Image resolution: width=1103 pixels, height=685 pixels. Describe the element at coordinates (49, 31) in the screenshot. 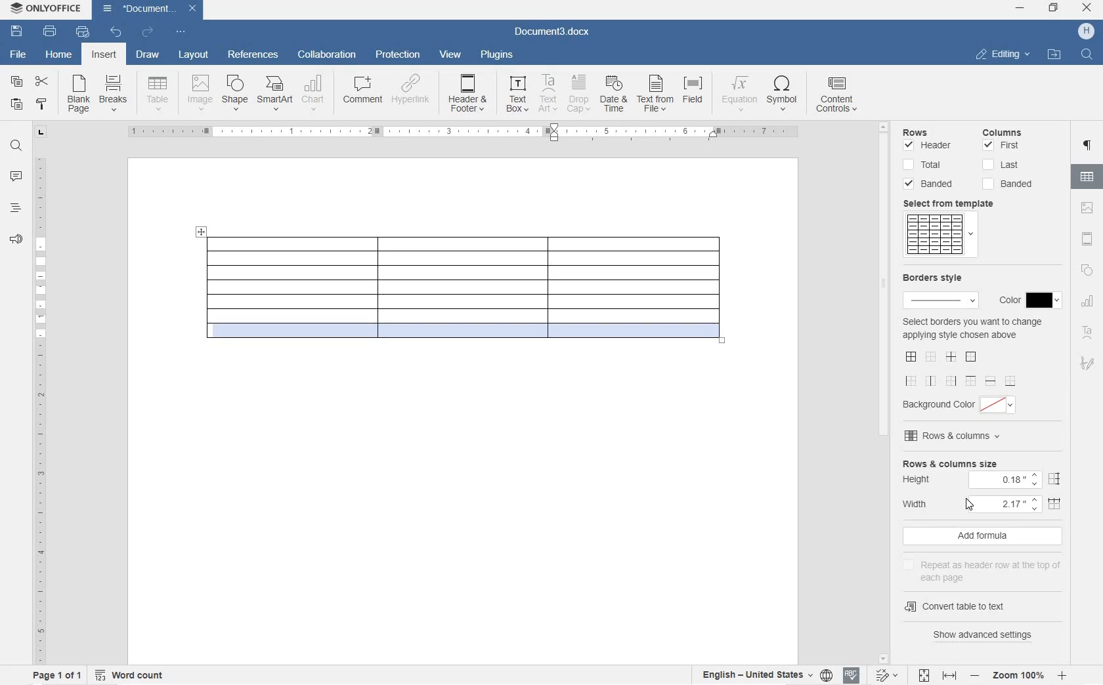

I see `PRINT` at that location.